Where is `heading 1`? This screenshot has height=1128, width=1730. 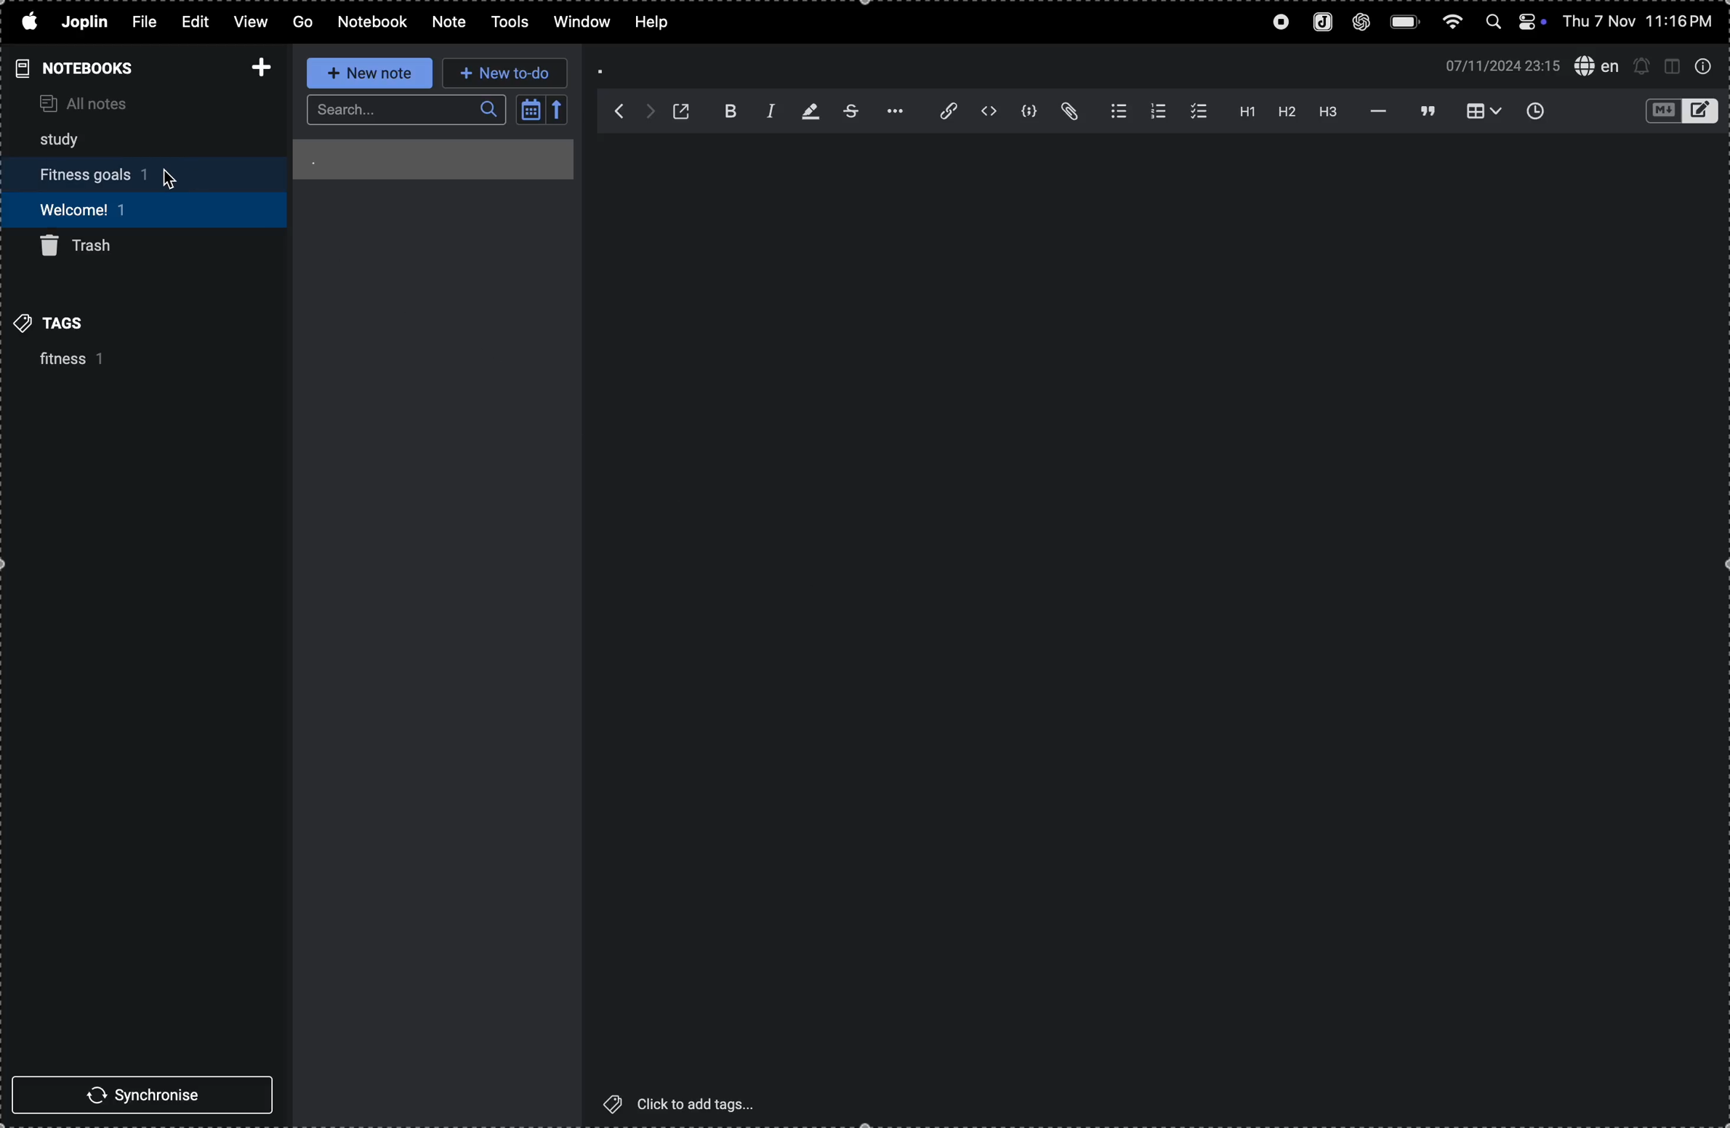 heading 1 is located at coordinates (1242, 112).